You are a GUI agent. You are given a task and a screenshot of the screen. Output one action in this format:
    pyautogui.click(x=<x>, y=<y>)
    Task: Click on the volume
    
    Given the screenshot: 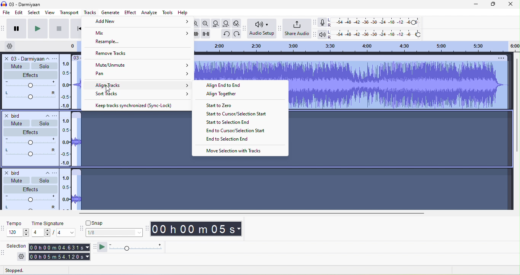 What is the action you would take?
    pyautogui.click(x=30, y=198)
    